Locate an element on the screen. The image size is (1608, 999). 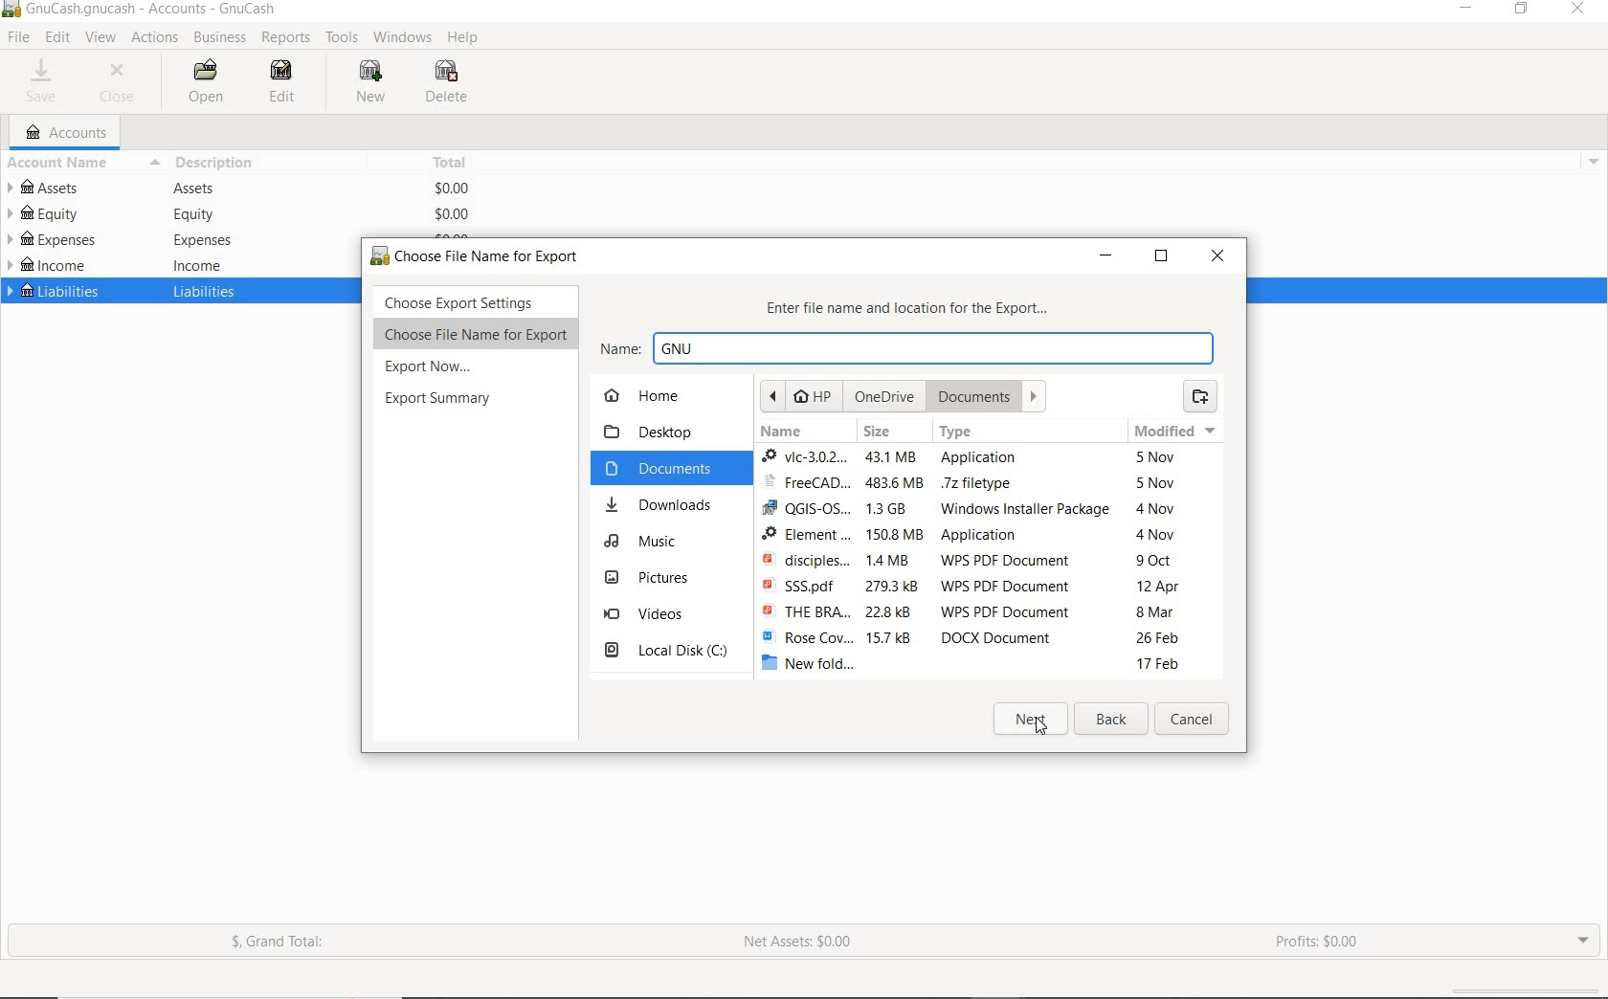
music is located at coordinates (652, 543).